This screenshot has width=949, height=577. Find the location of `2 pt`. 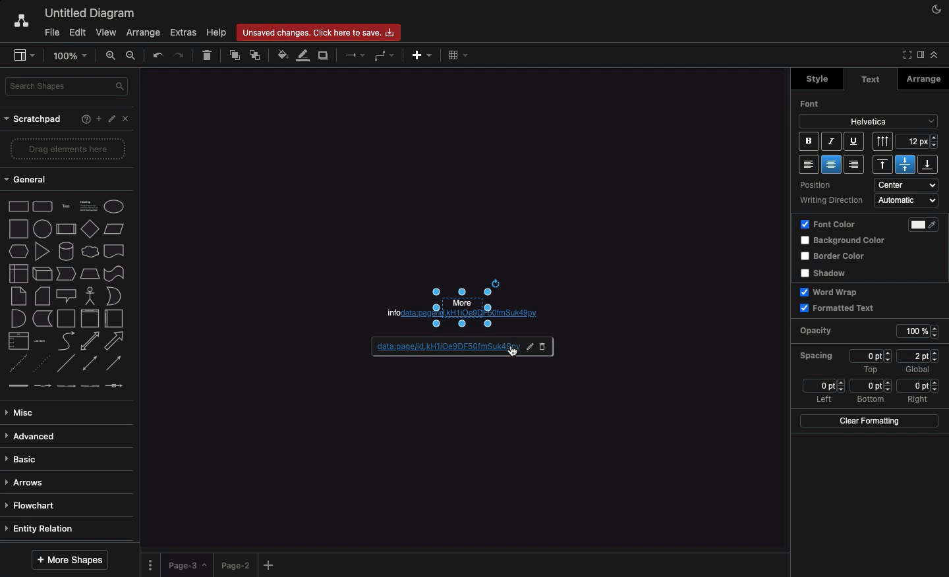

2 pt is located at coordinates (918, 356).